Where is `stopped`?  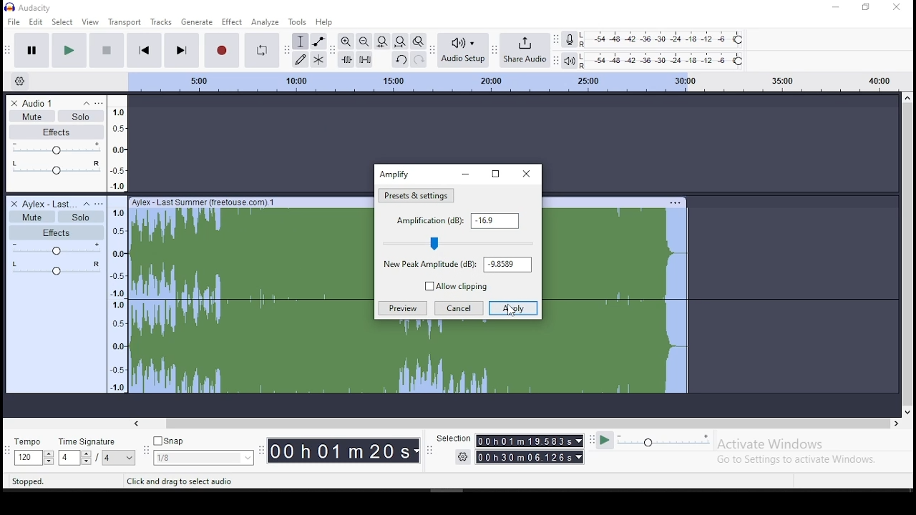 stopped is located at coordinates (29, 480).